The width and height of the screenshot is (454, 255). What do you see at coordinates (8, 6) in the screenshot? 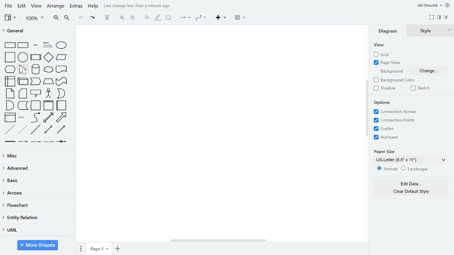
I see `file` at bounding box center [8, 6].